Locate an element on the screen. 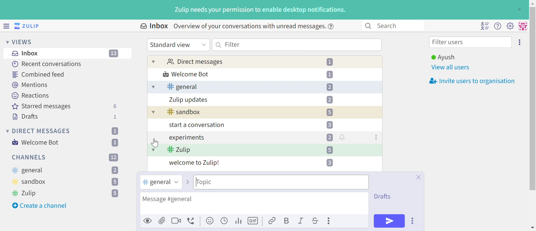 The width and height of the screenshot is (536, 231). Close is located at coordinates (519, 10).